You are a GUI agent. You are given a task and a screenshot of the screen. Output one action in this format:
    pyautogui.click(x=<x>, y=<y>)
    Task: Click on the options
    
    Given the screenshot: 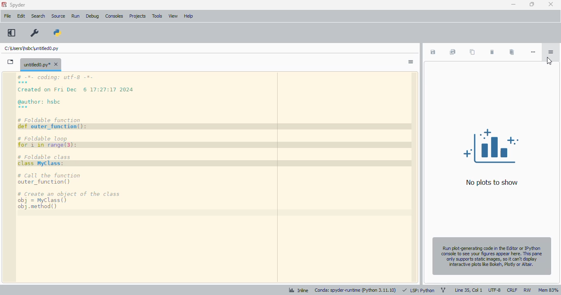 What is the action you would take?
    pyautogui.click(x=410, y=62)
    